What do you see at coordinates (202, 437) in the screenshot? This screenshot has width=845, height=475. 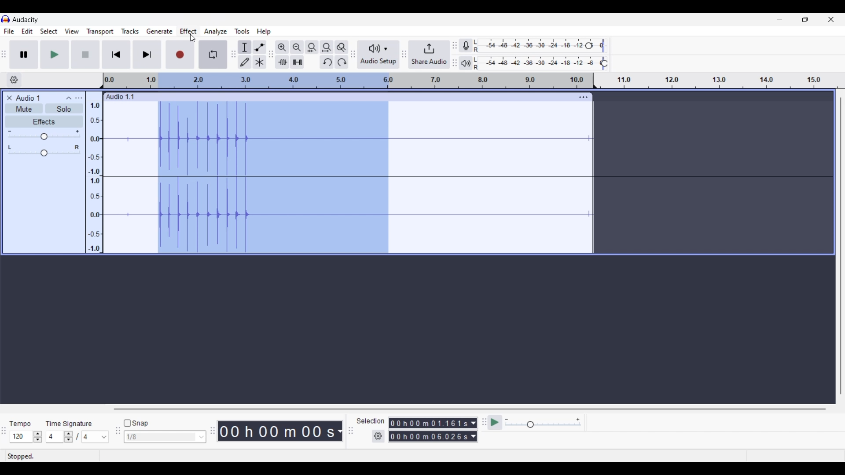 I see `Snap options` at bounding box center [202, 437].